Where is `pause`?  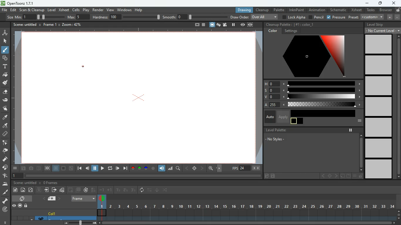
pause is located at coordinates (351, 130).